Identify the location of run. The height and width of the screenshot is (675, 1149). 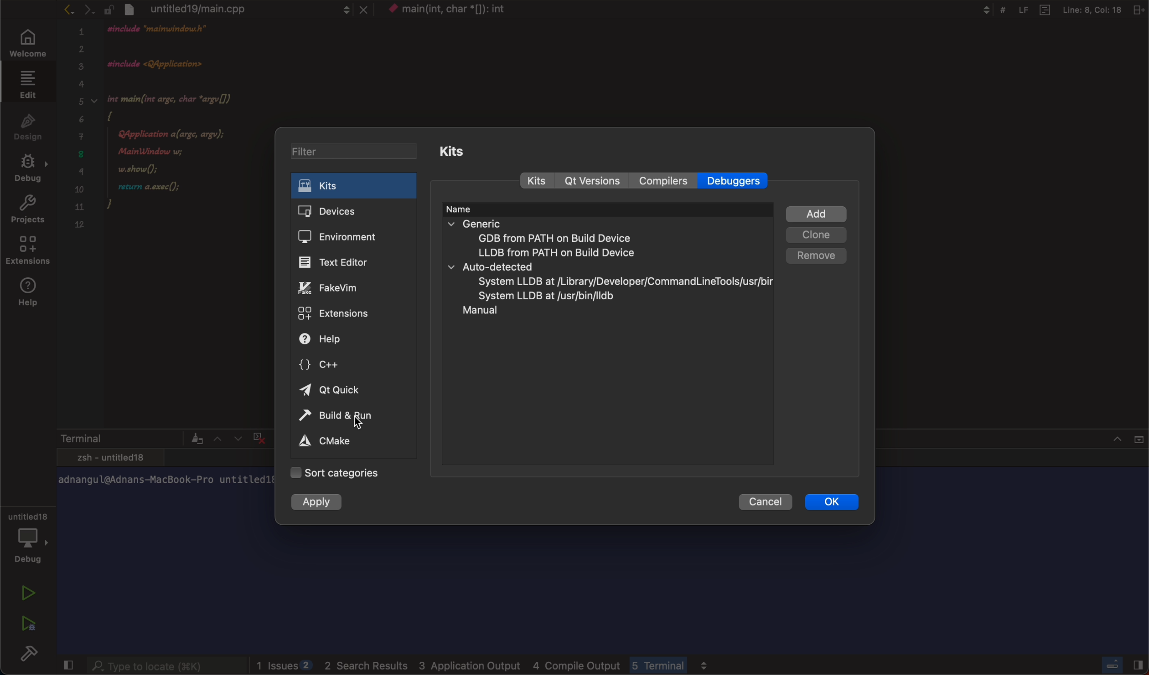
(28, 590).